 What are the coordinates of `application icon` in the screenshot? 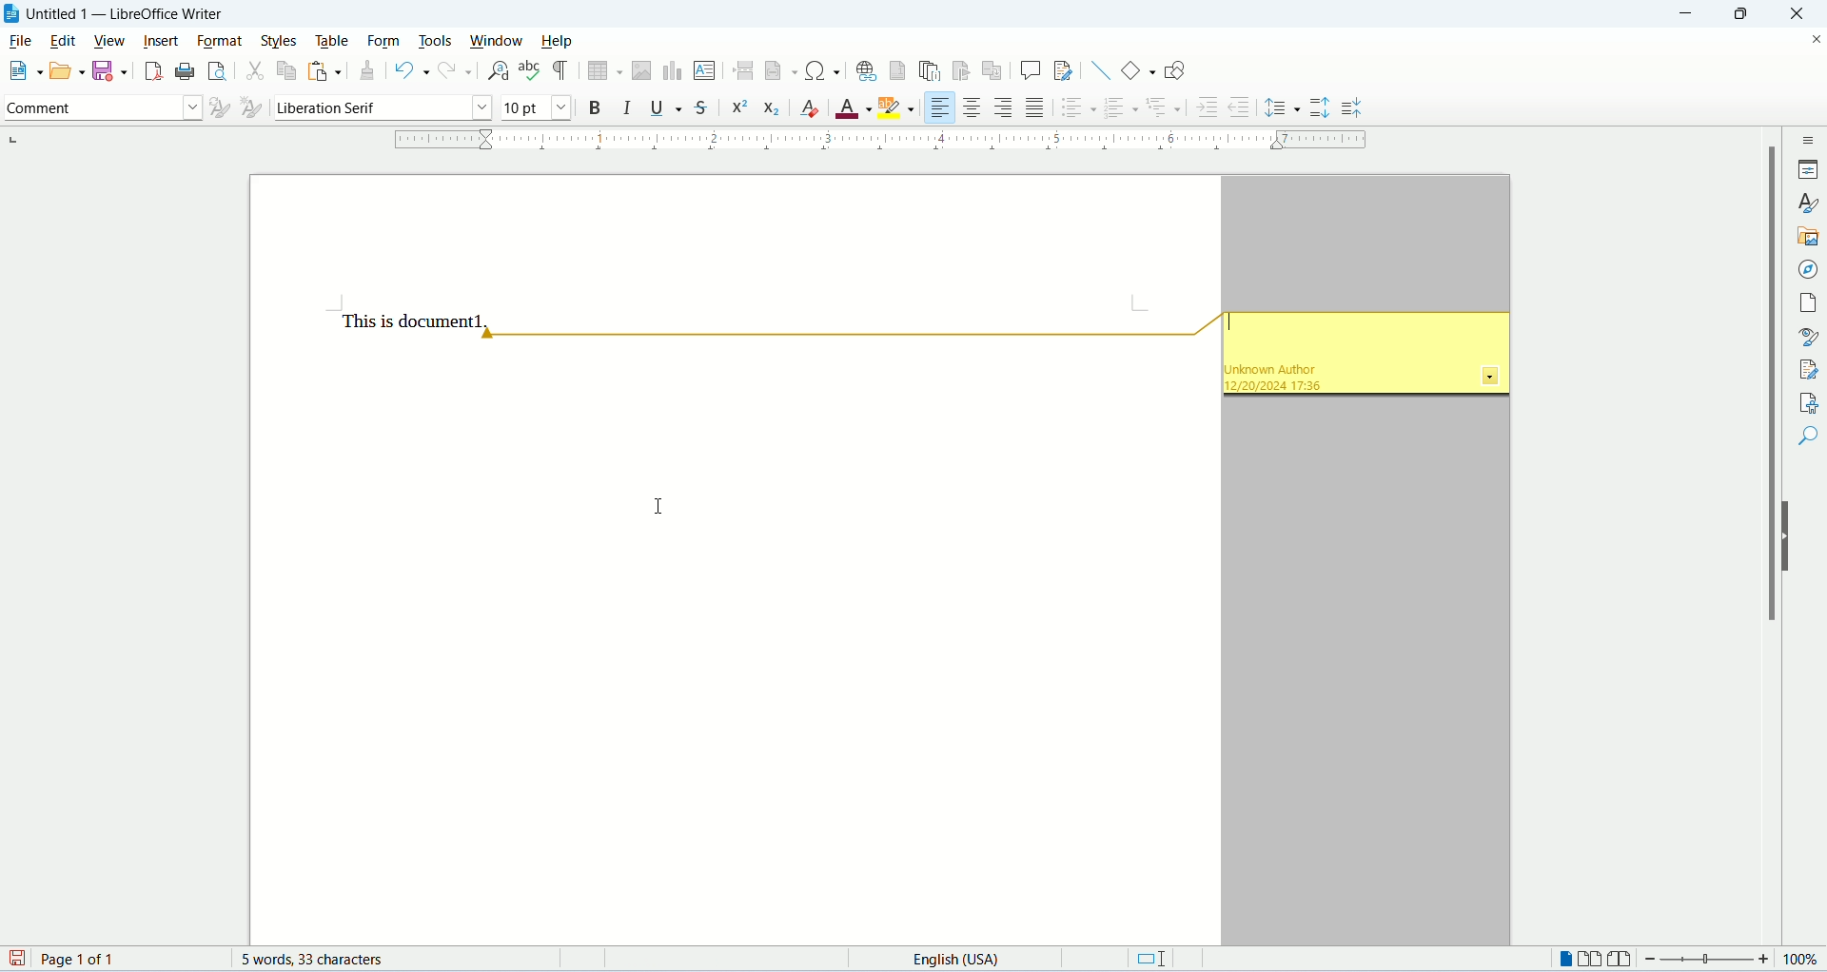 It's located at (11, 14).